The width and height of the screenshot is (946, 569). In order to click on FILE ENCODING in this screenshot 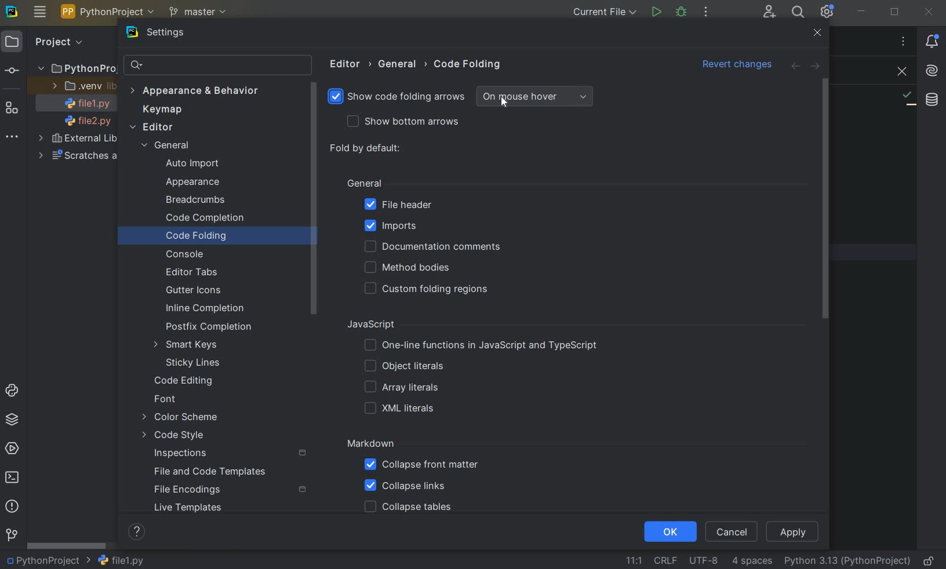, I will do `click(701, 560)`.